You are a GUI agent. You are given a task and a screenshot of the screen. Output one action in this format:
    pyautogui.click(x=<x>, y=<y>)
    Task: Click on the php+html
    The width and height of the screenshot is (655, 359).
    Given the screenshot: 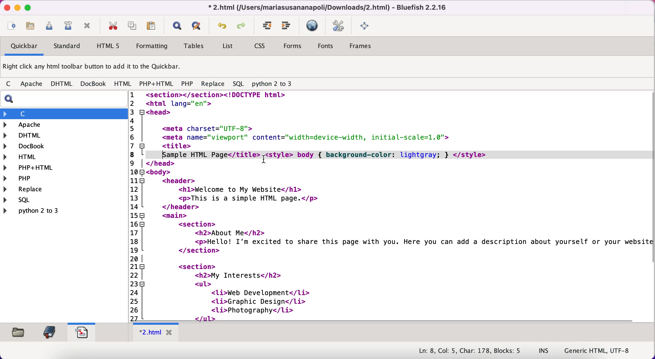 What is the action you would take?
    pyautogui.click(x=157, y=84)
    